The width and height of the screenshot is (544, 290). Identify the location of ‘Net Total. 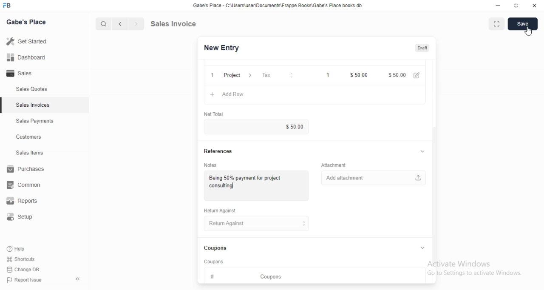
(215, 114).